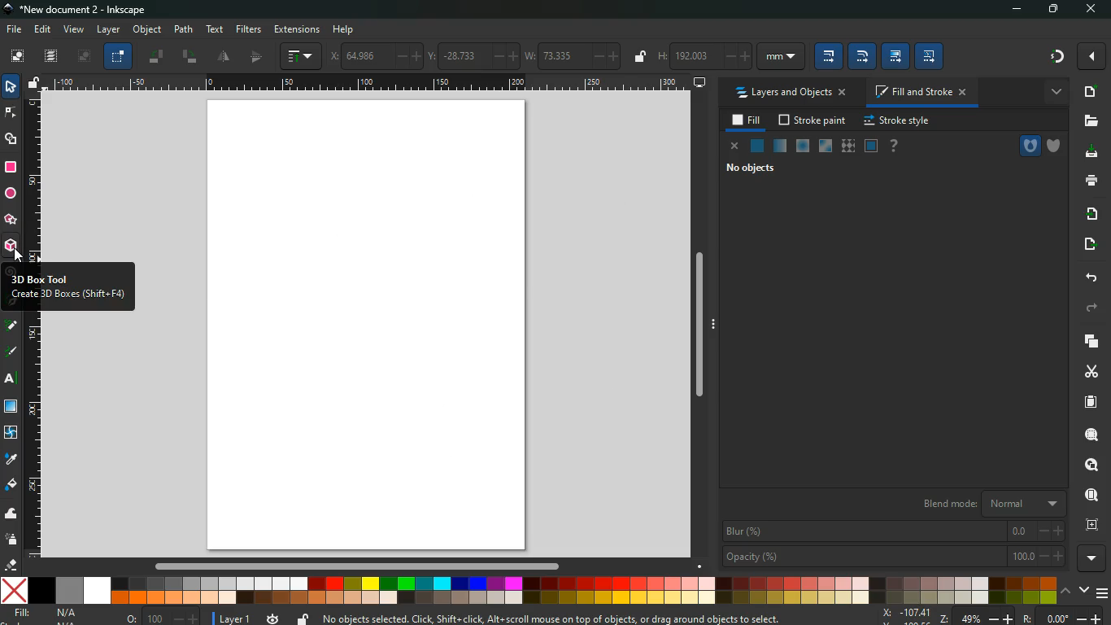  What do you see at coordinates (700, 82) in the screenshot?
I see `desktop` at bounding box center [700, 82].